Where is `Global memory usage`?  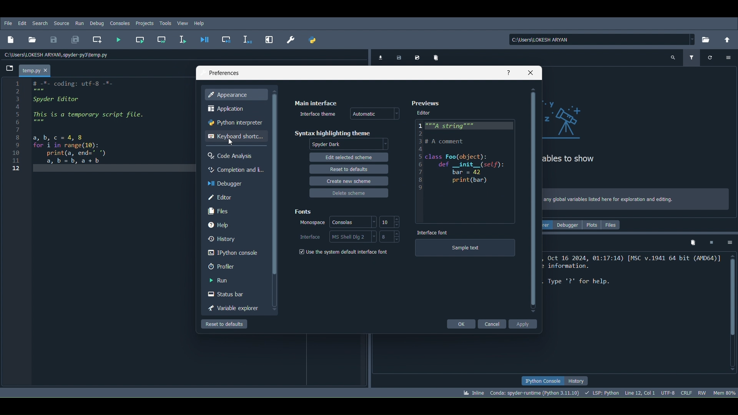 Global memory usage is located at coordinates (725, 392).